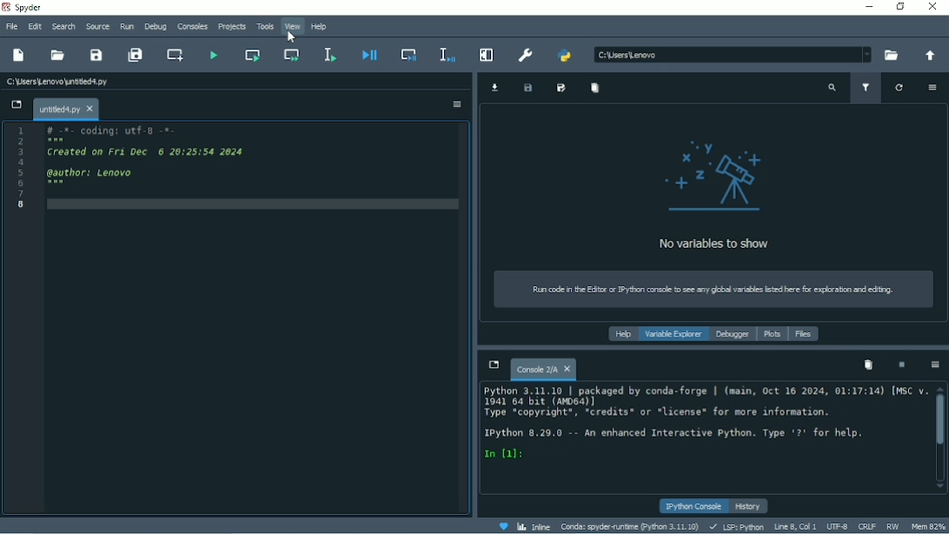  I want to click on Save data, so click(527, 89).